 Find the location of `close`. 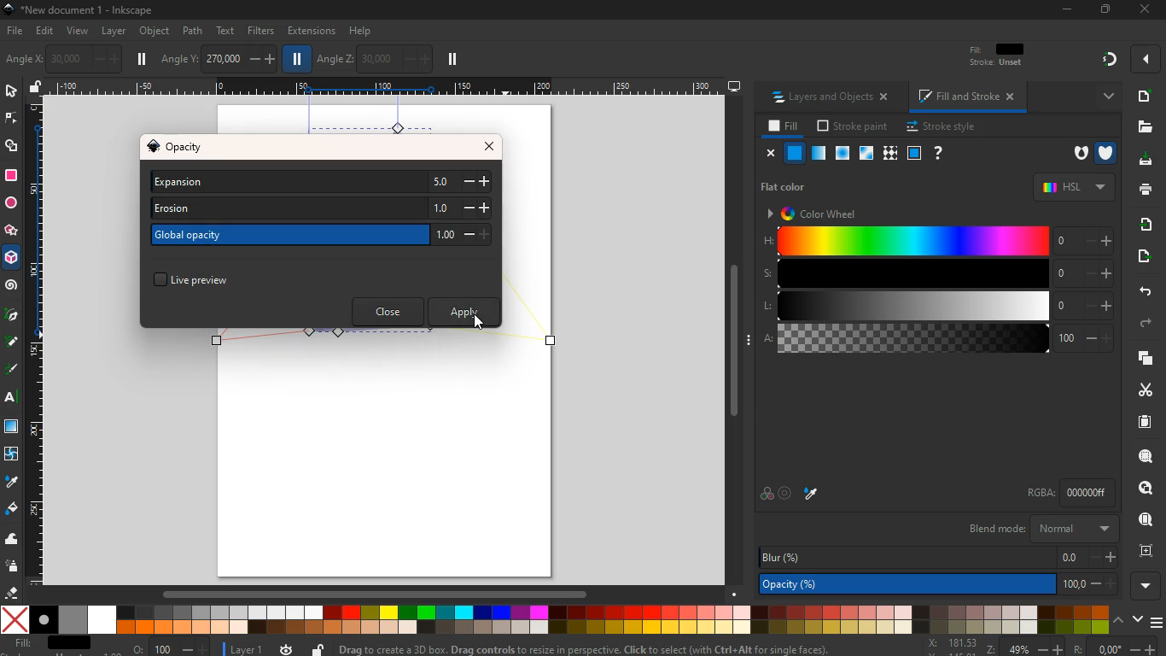

close is located at coordinates (1143, 10).